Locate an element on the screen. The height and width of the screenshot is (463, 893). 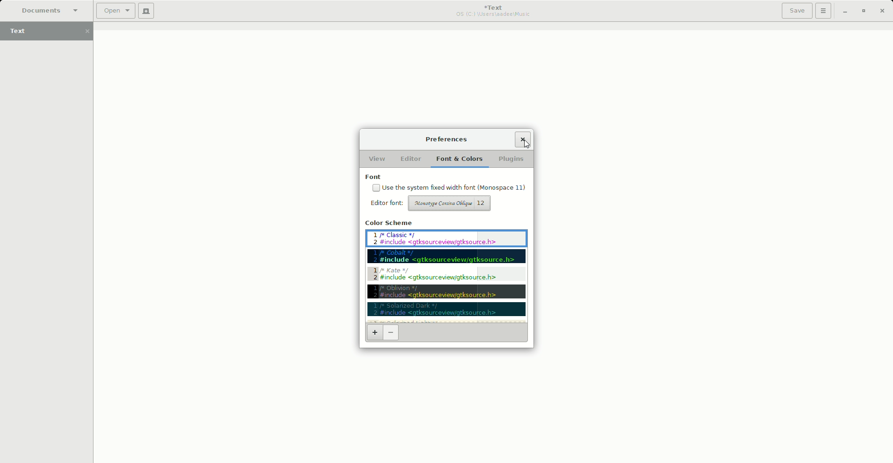
Options is located at coordinates (824, 11).